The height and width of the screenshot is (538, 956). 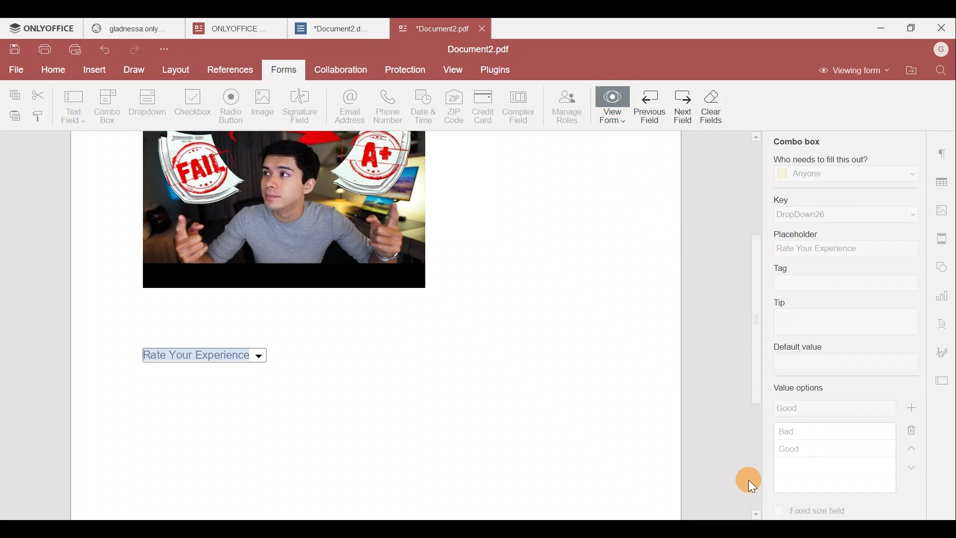 What do you see at coordinates (455, 108) in the screenshot?
I see `ZIP code` at bounding box center [455, 108].